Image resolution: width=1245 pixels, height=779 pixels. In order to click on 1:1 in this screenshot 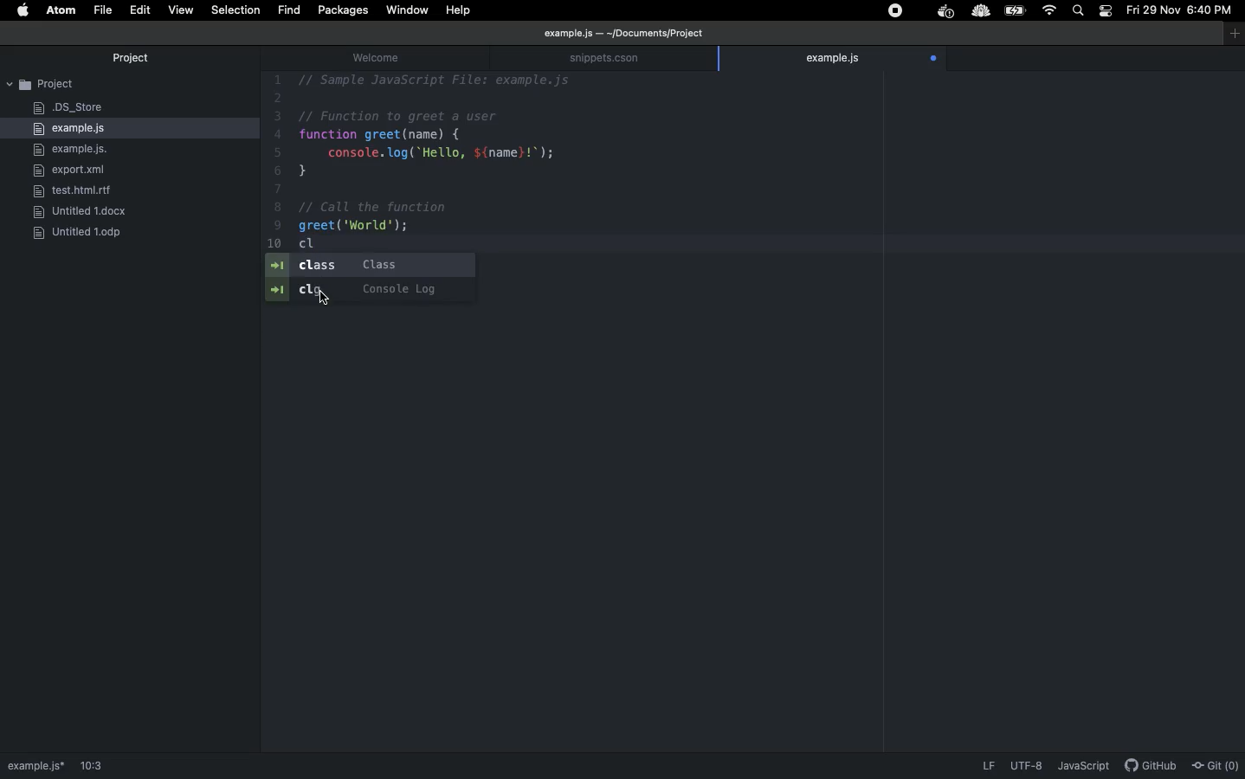, I will do `click(95, 764)`.